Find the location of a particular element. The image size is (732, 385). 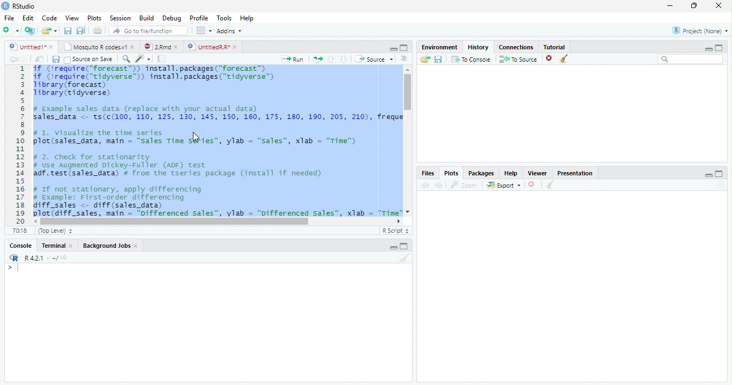

Minimize is located at coordinates (671, 5).